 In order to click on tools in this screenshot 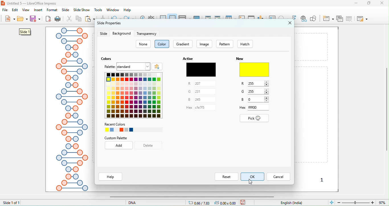, I will do `click(99, 10)`.